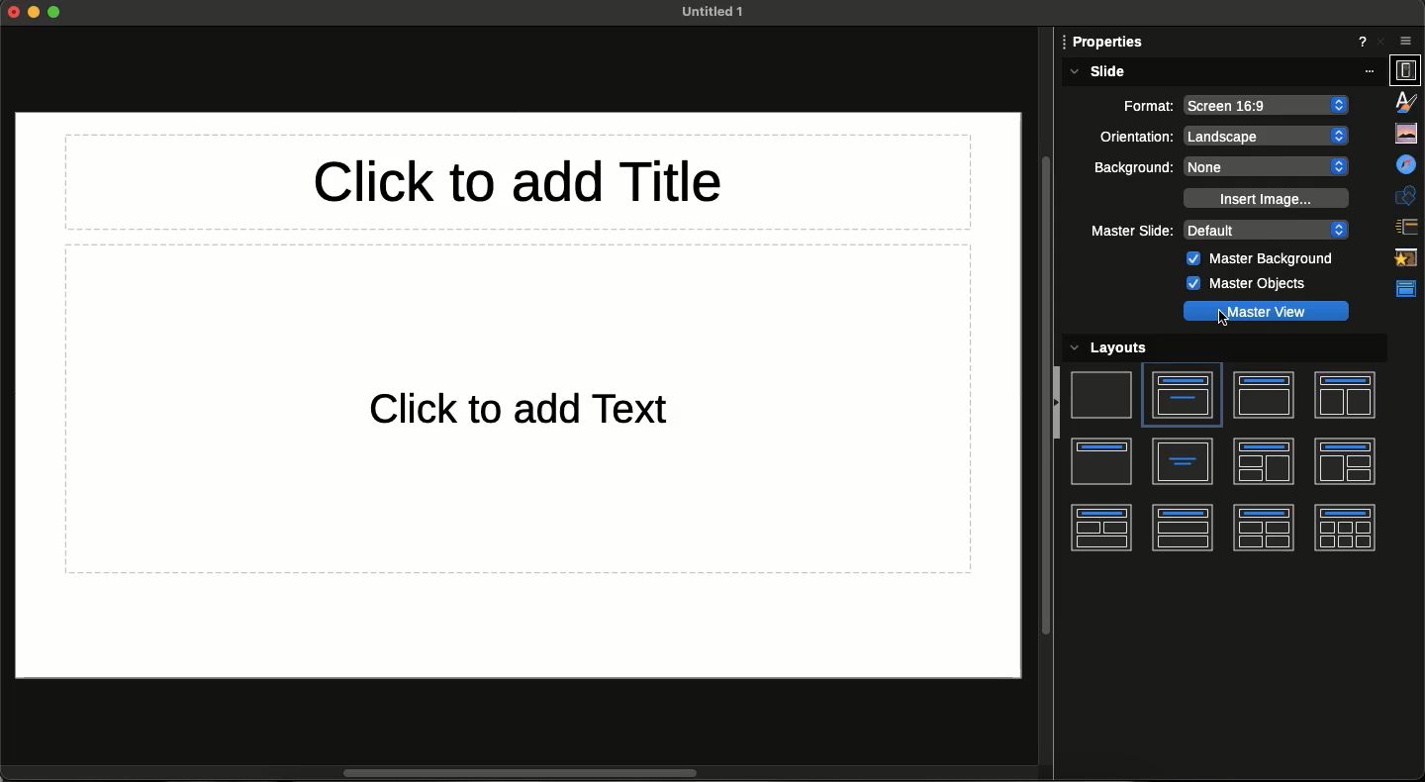  Describe the element at coordinates (1058, 407) in the screenshot. I see `Collapse` at that location.